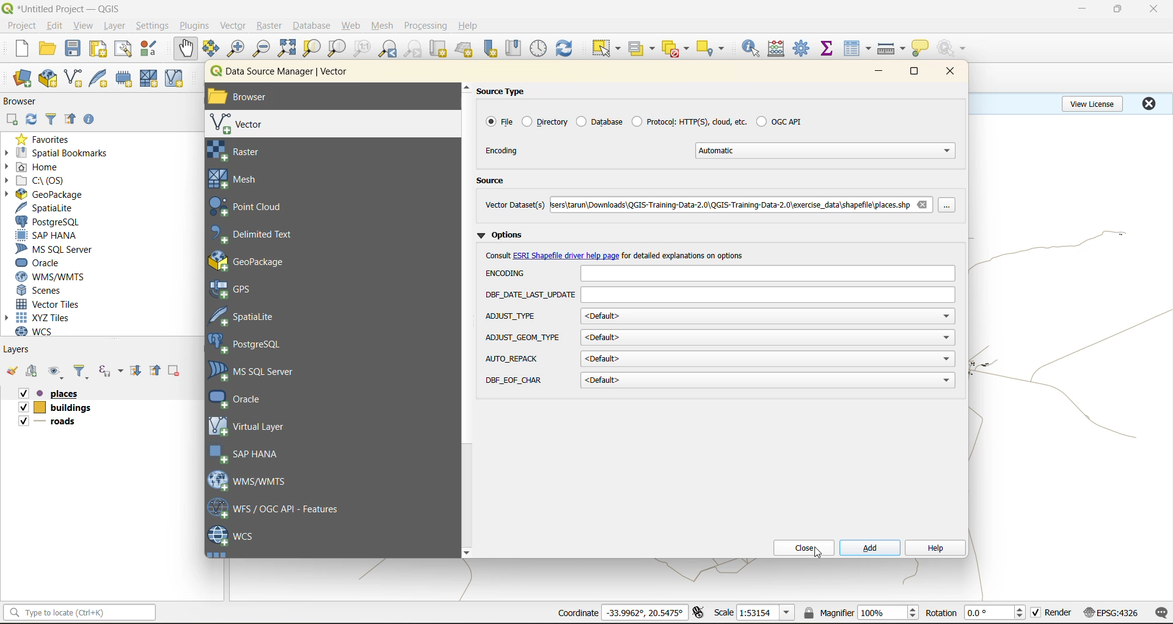 The image size is (1173, 624). What do you see at coordinates (58, 423) in the screenshot?
I see `shape file added` at bounding box center [58, 423].